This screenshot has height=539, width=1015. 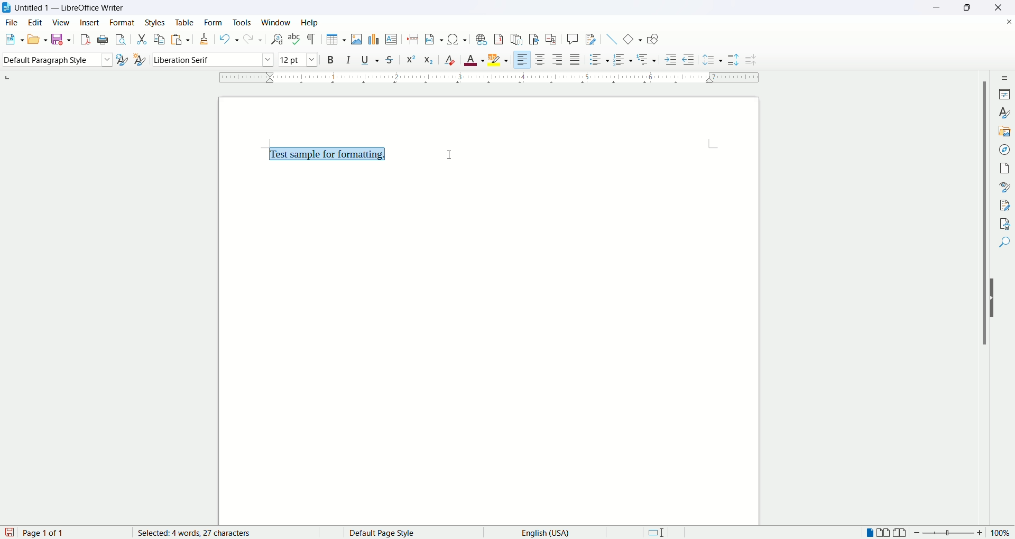 I want to click on insert bookmark, so click(x=534, y=40).